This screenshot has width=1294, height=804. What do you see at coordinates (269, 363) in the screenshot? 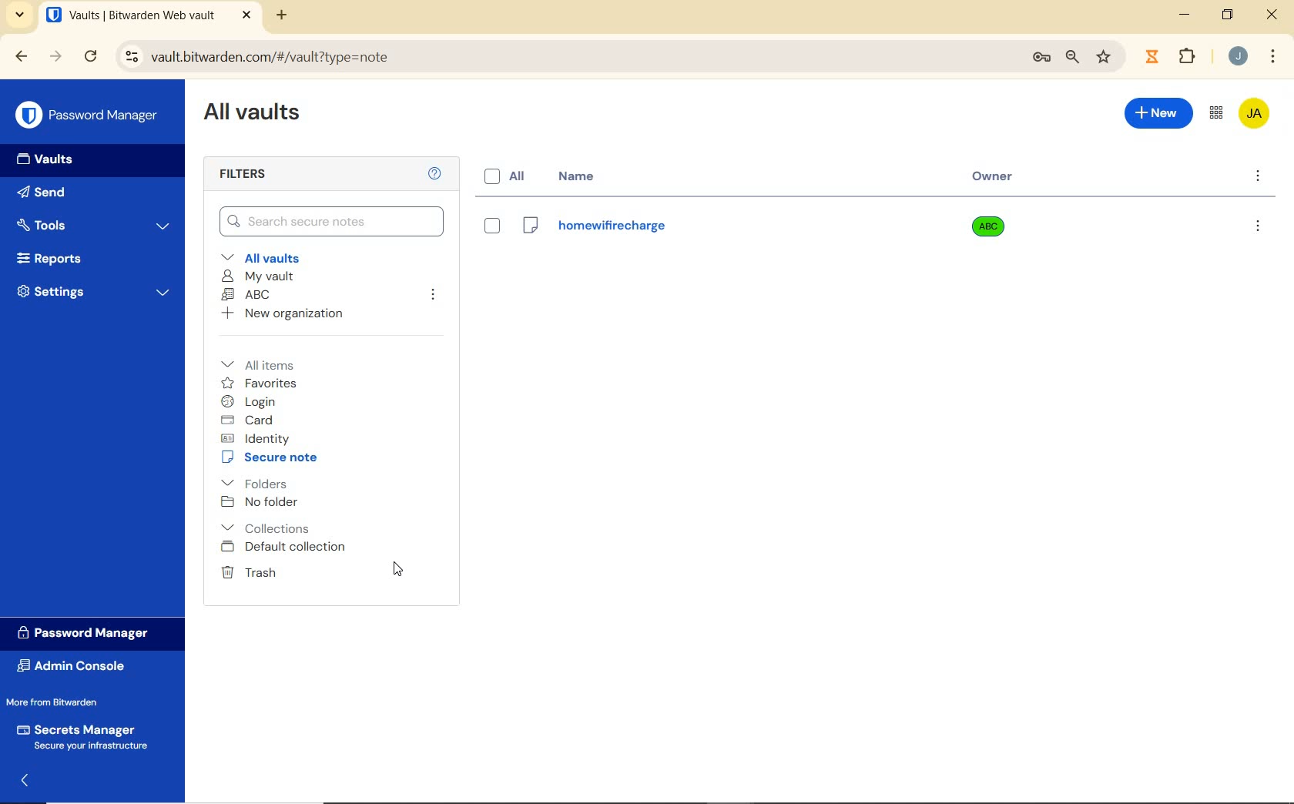
I see `All items` at bounding box center [269, 363].